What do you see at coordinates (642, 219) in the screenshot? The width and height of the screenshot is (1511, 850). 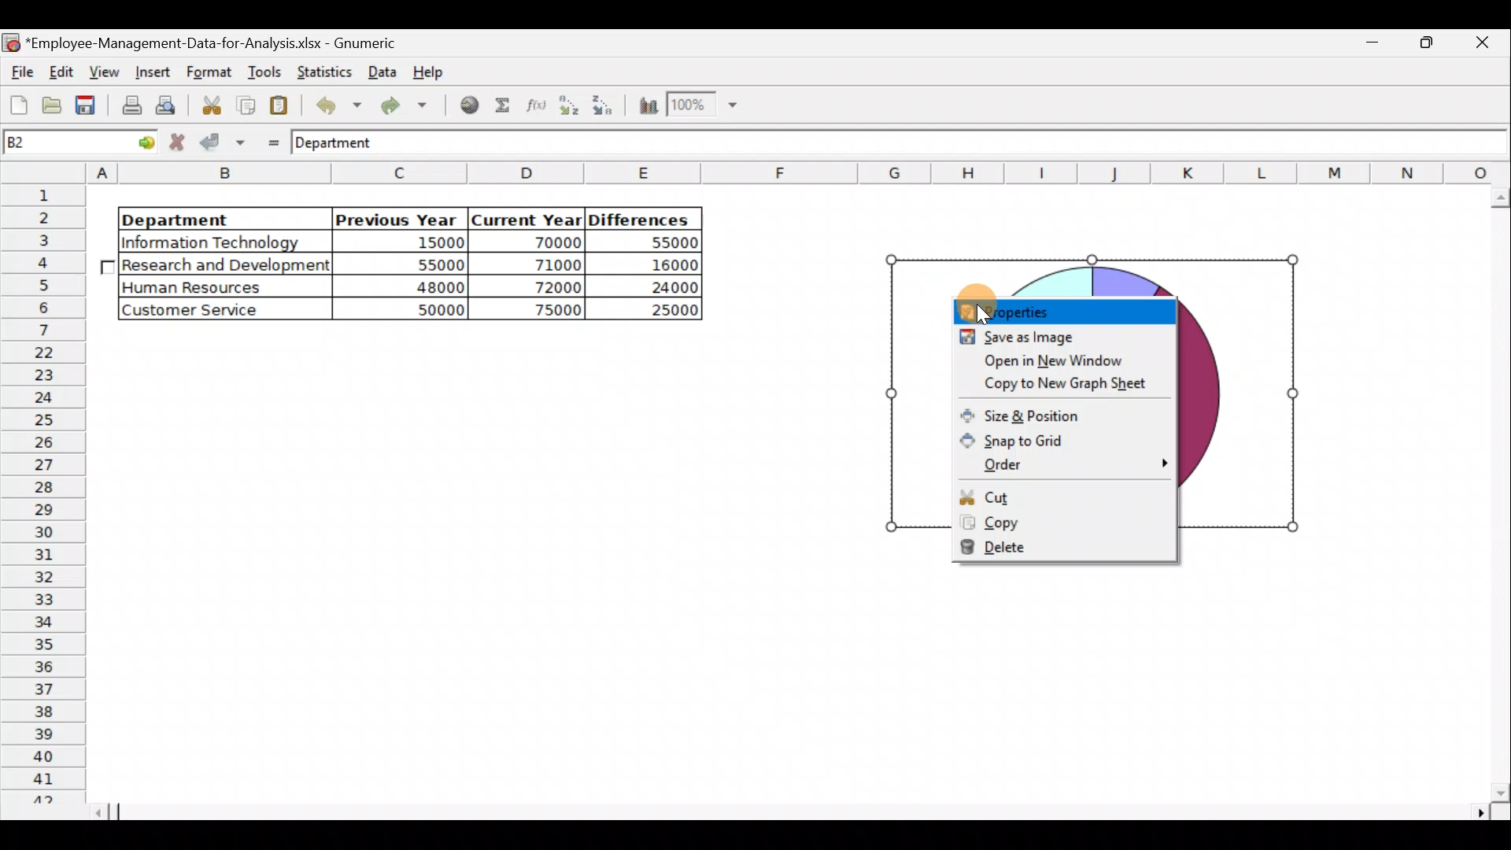 I see `Differences` at bounding box center [642, 219].